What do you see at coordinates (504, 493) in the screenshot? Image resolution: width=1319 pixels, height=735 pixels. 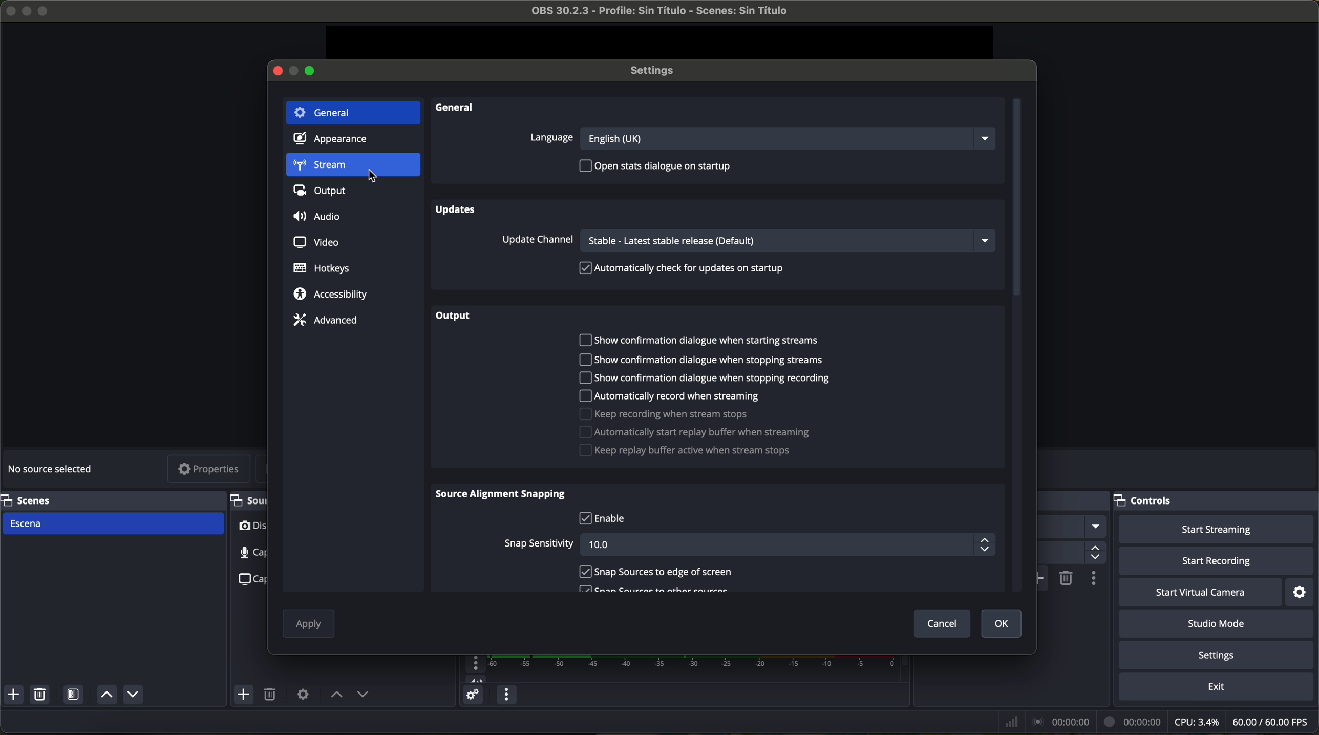 I see `source alignment snapping` at bounding box center [504, 493].